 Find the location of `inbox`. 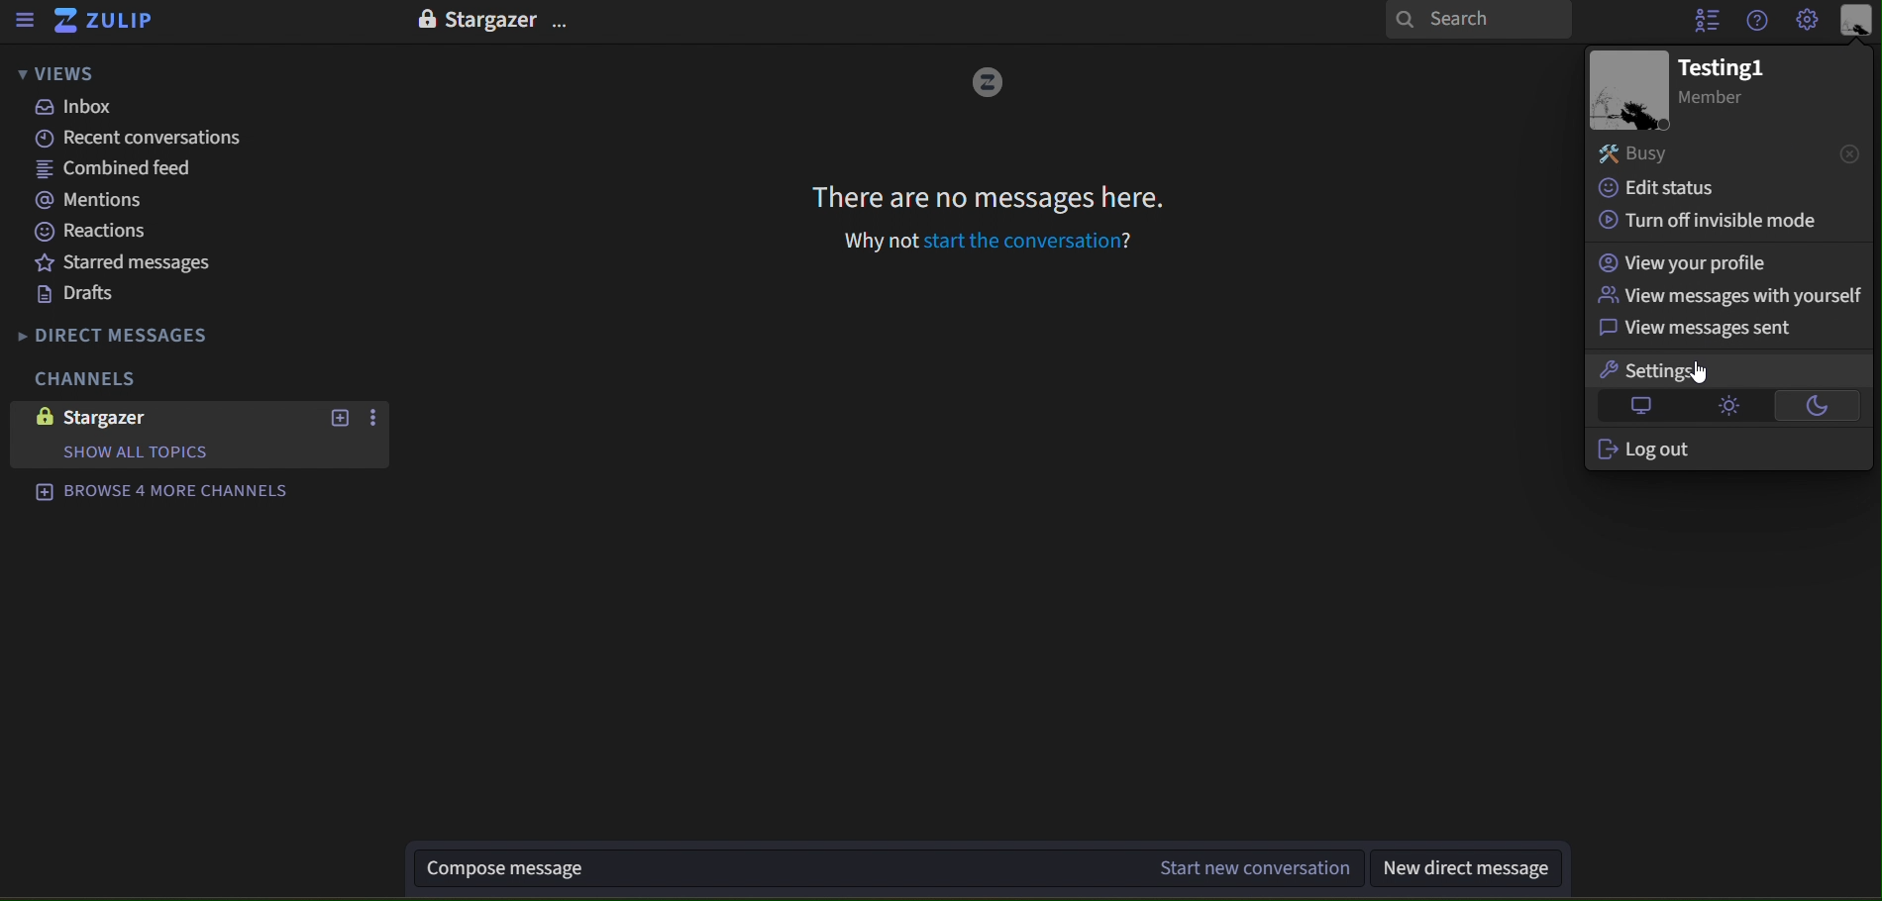

inbox is located at coordinates (80, 107).